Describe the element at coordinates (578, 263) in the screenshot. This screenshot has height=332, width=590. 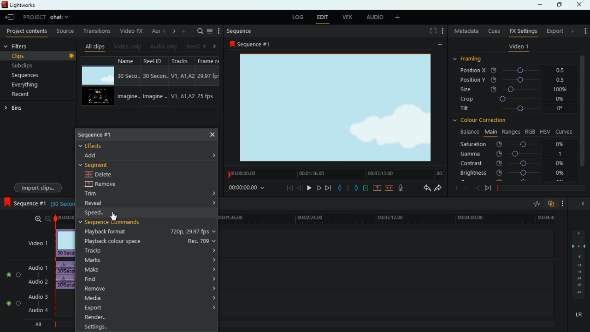
I see `layers` at that location.